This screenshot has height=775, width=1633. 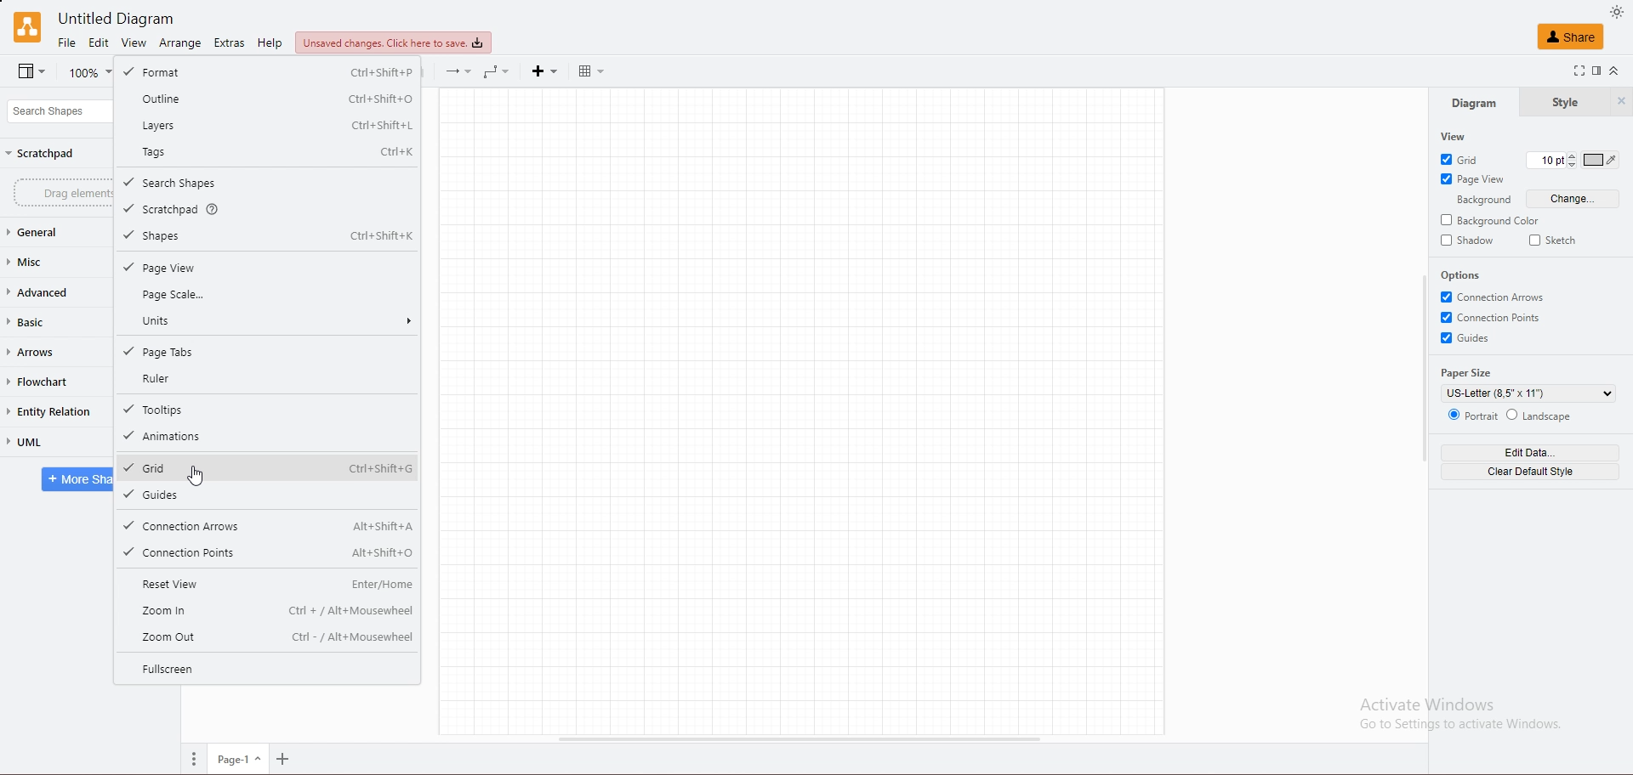 What do you see at coordinates (56, 110) in the screenshot?
I see `search shapes` at bounding box center [56, 110].